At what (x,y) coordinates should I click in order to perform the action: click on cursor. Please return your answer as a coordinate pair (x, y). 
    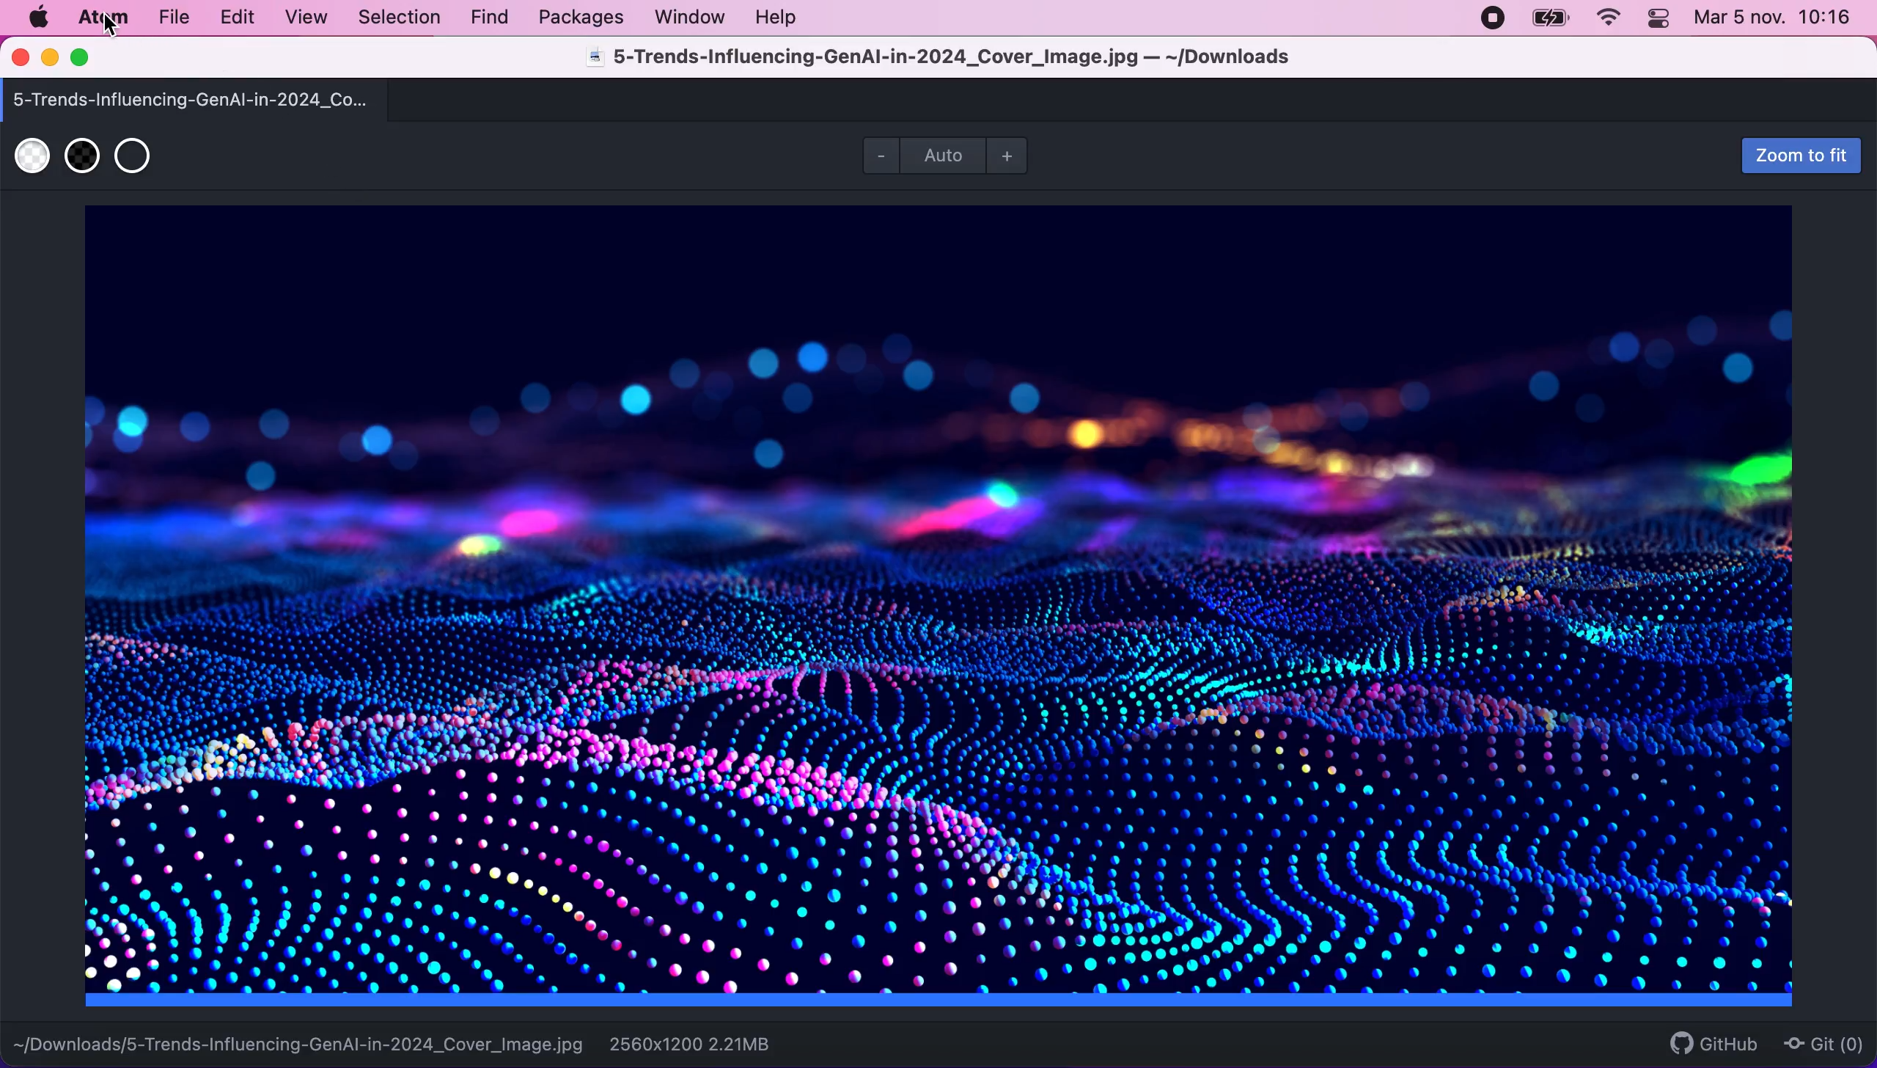
    Looking at the image, I should click on (109, 25).